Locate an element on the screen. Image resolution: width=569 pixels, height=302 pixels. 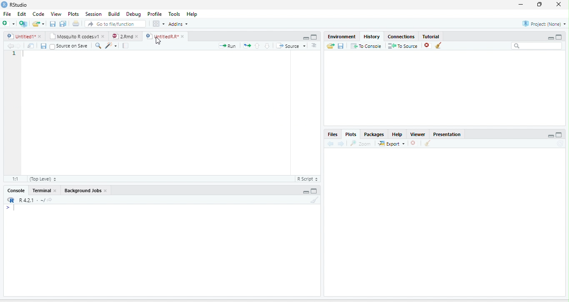
Profile is located at coordinates (154, 14).